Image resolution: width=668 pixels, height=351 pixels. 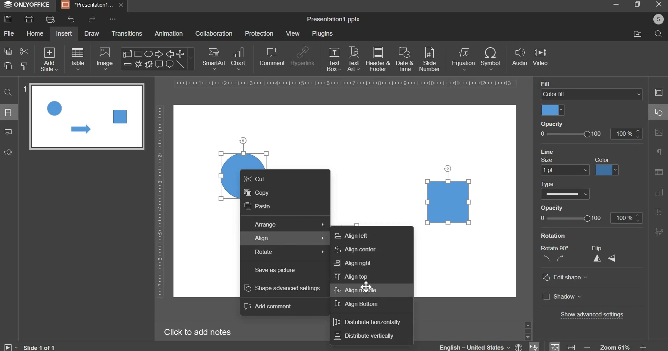 What do you see at coordinates (255, 180) in the screenshot?
I see `cut` at bounding box center [255, 180].